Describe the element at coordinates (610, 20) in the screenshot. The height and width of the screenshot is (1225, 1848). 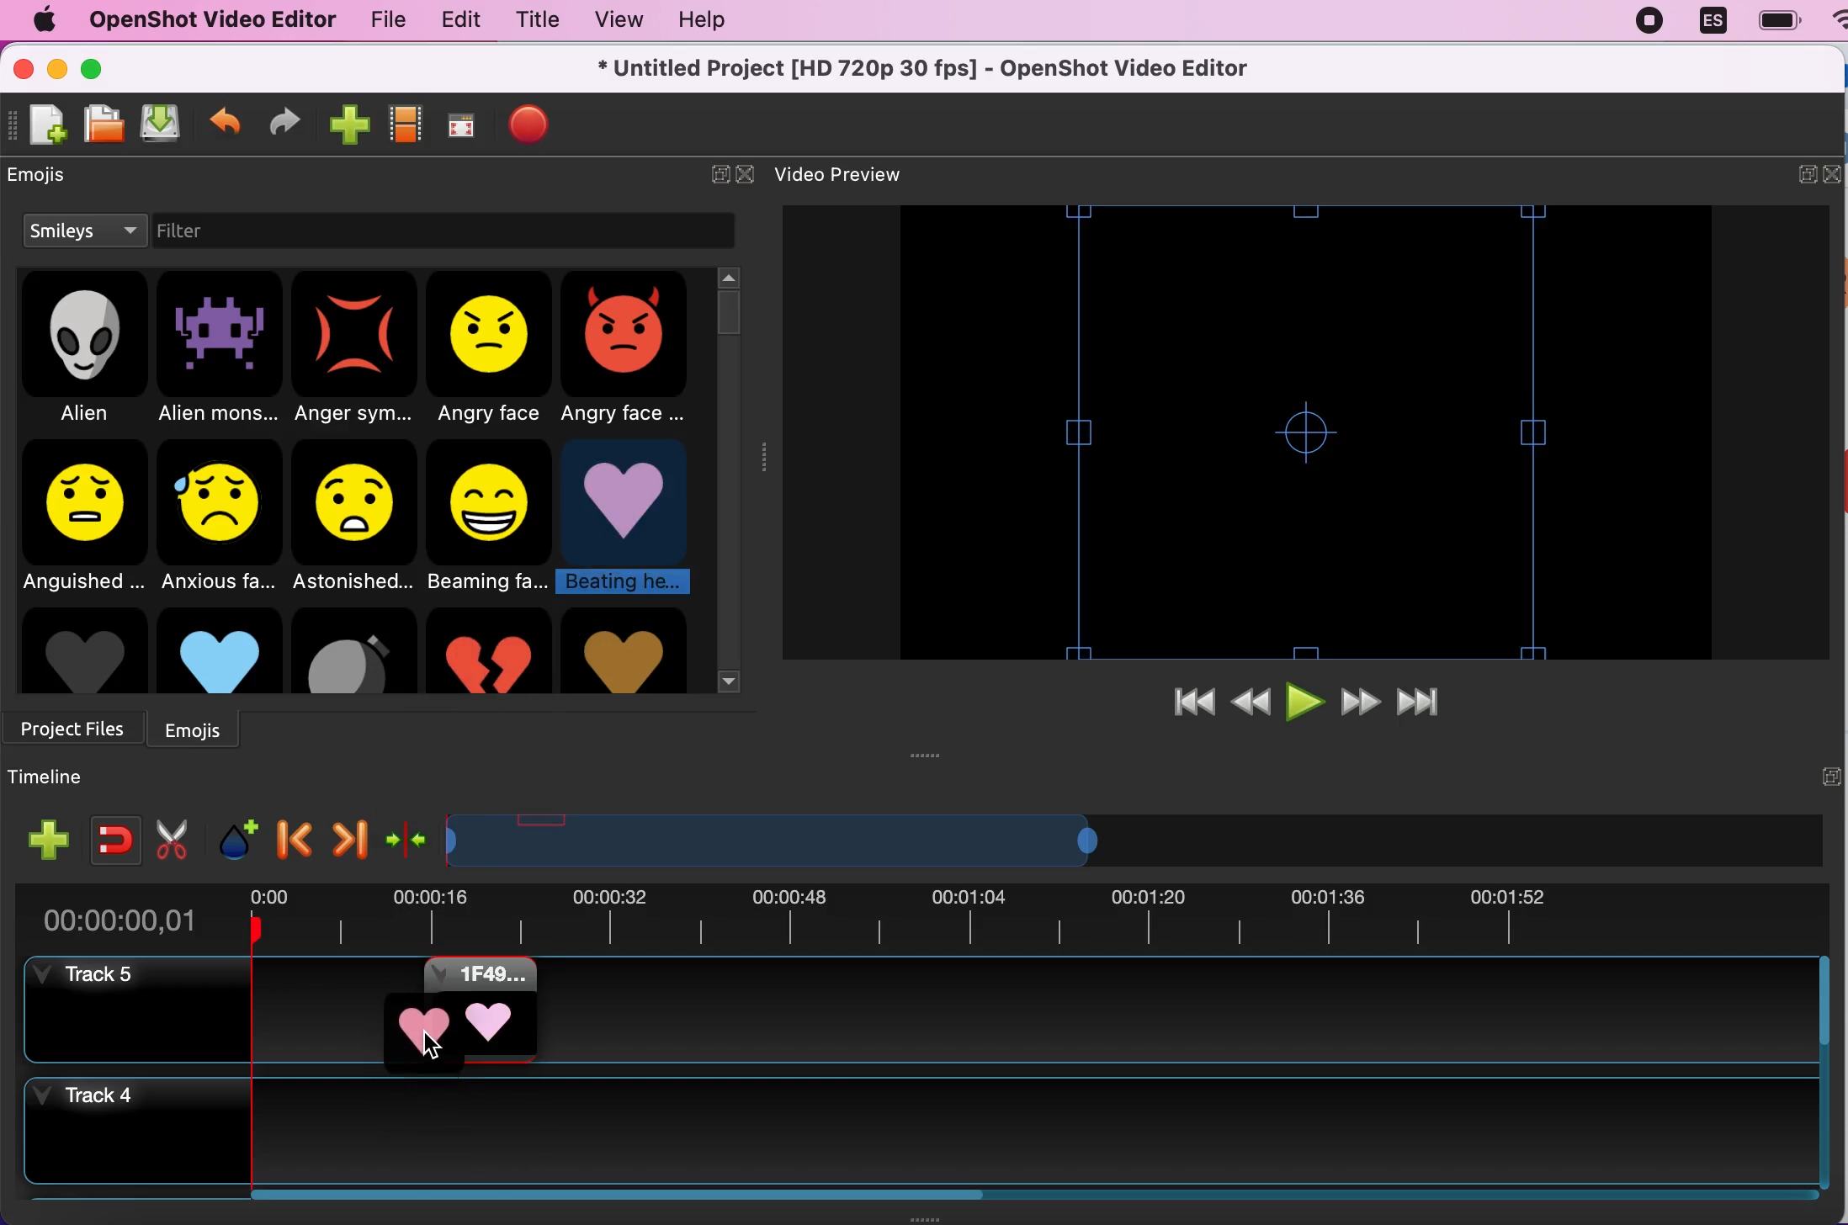
I see `view` at that location.